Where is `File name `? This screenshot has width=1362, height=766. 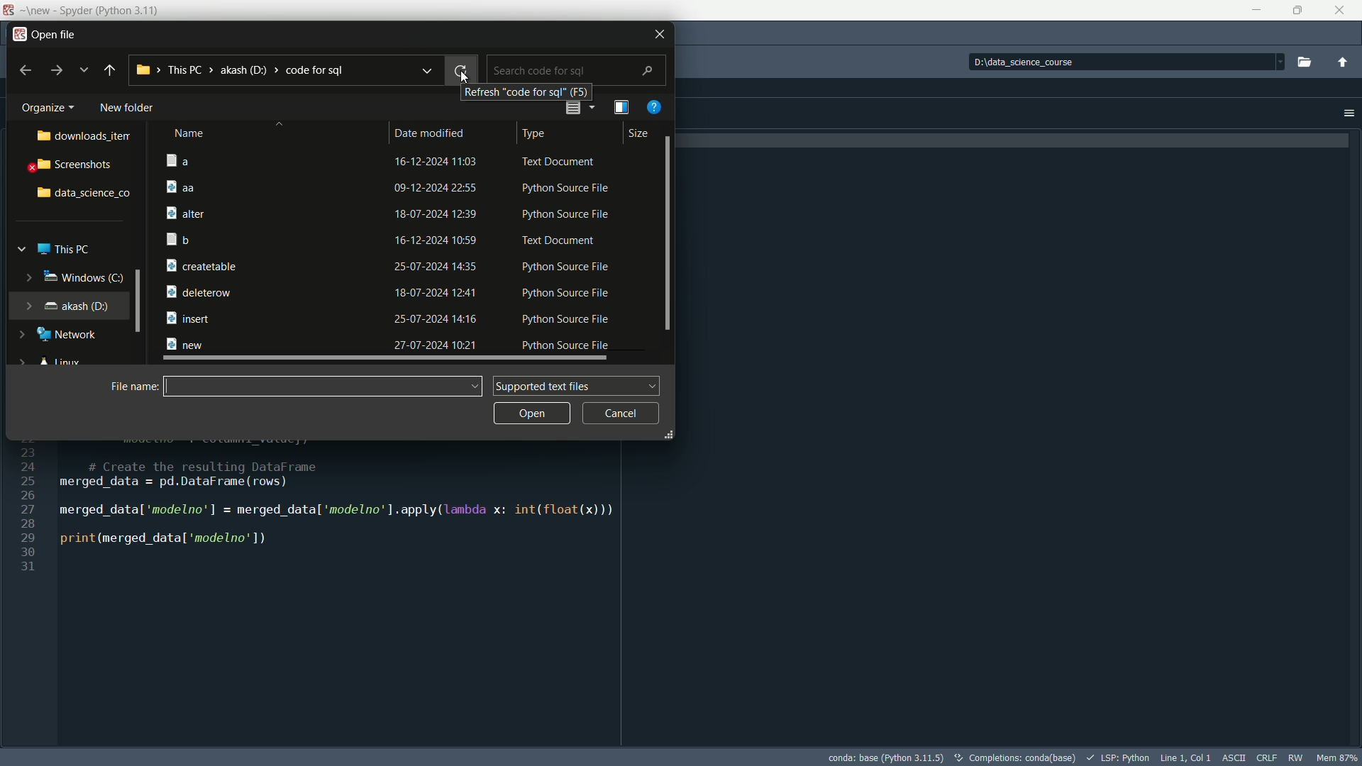
File name  is located at coordinates (325, 384).